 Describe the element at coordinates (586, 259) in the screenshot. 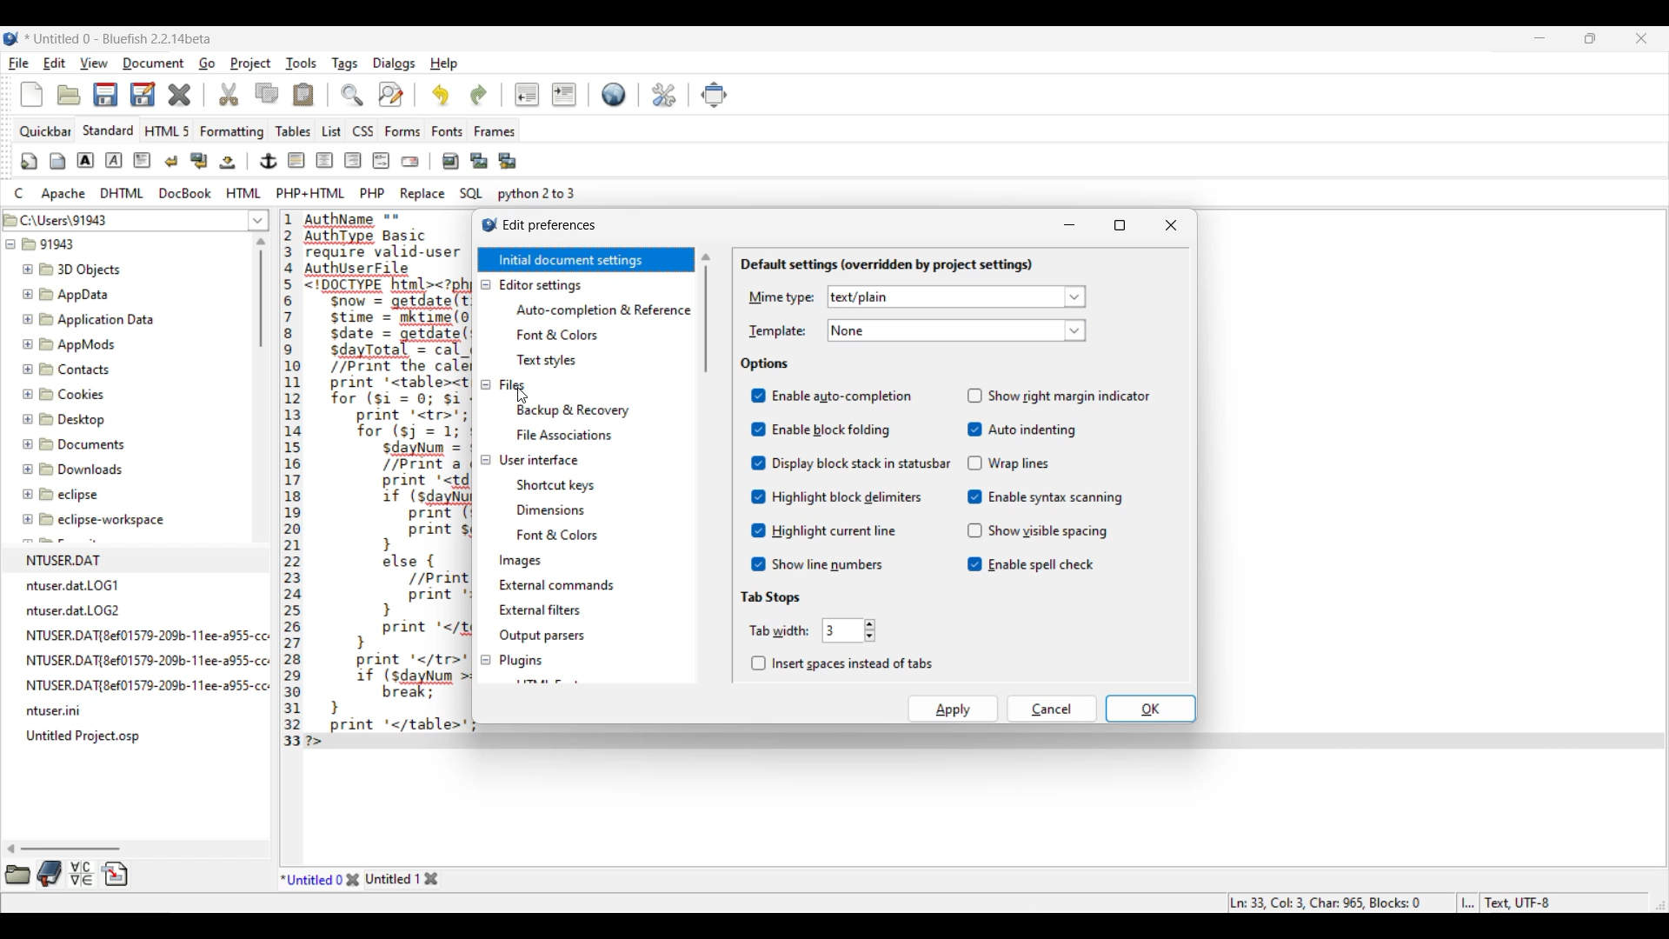

I see `Initial document settings, current selection highlighted` at that location.